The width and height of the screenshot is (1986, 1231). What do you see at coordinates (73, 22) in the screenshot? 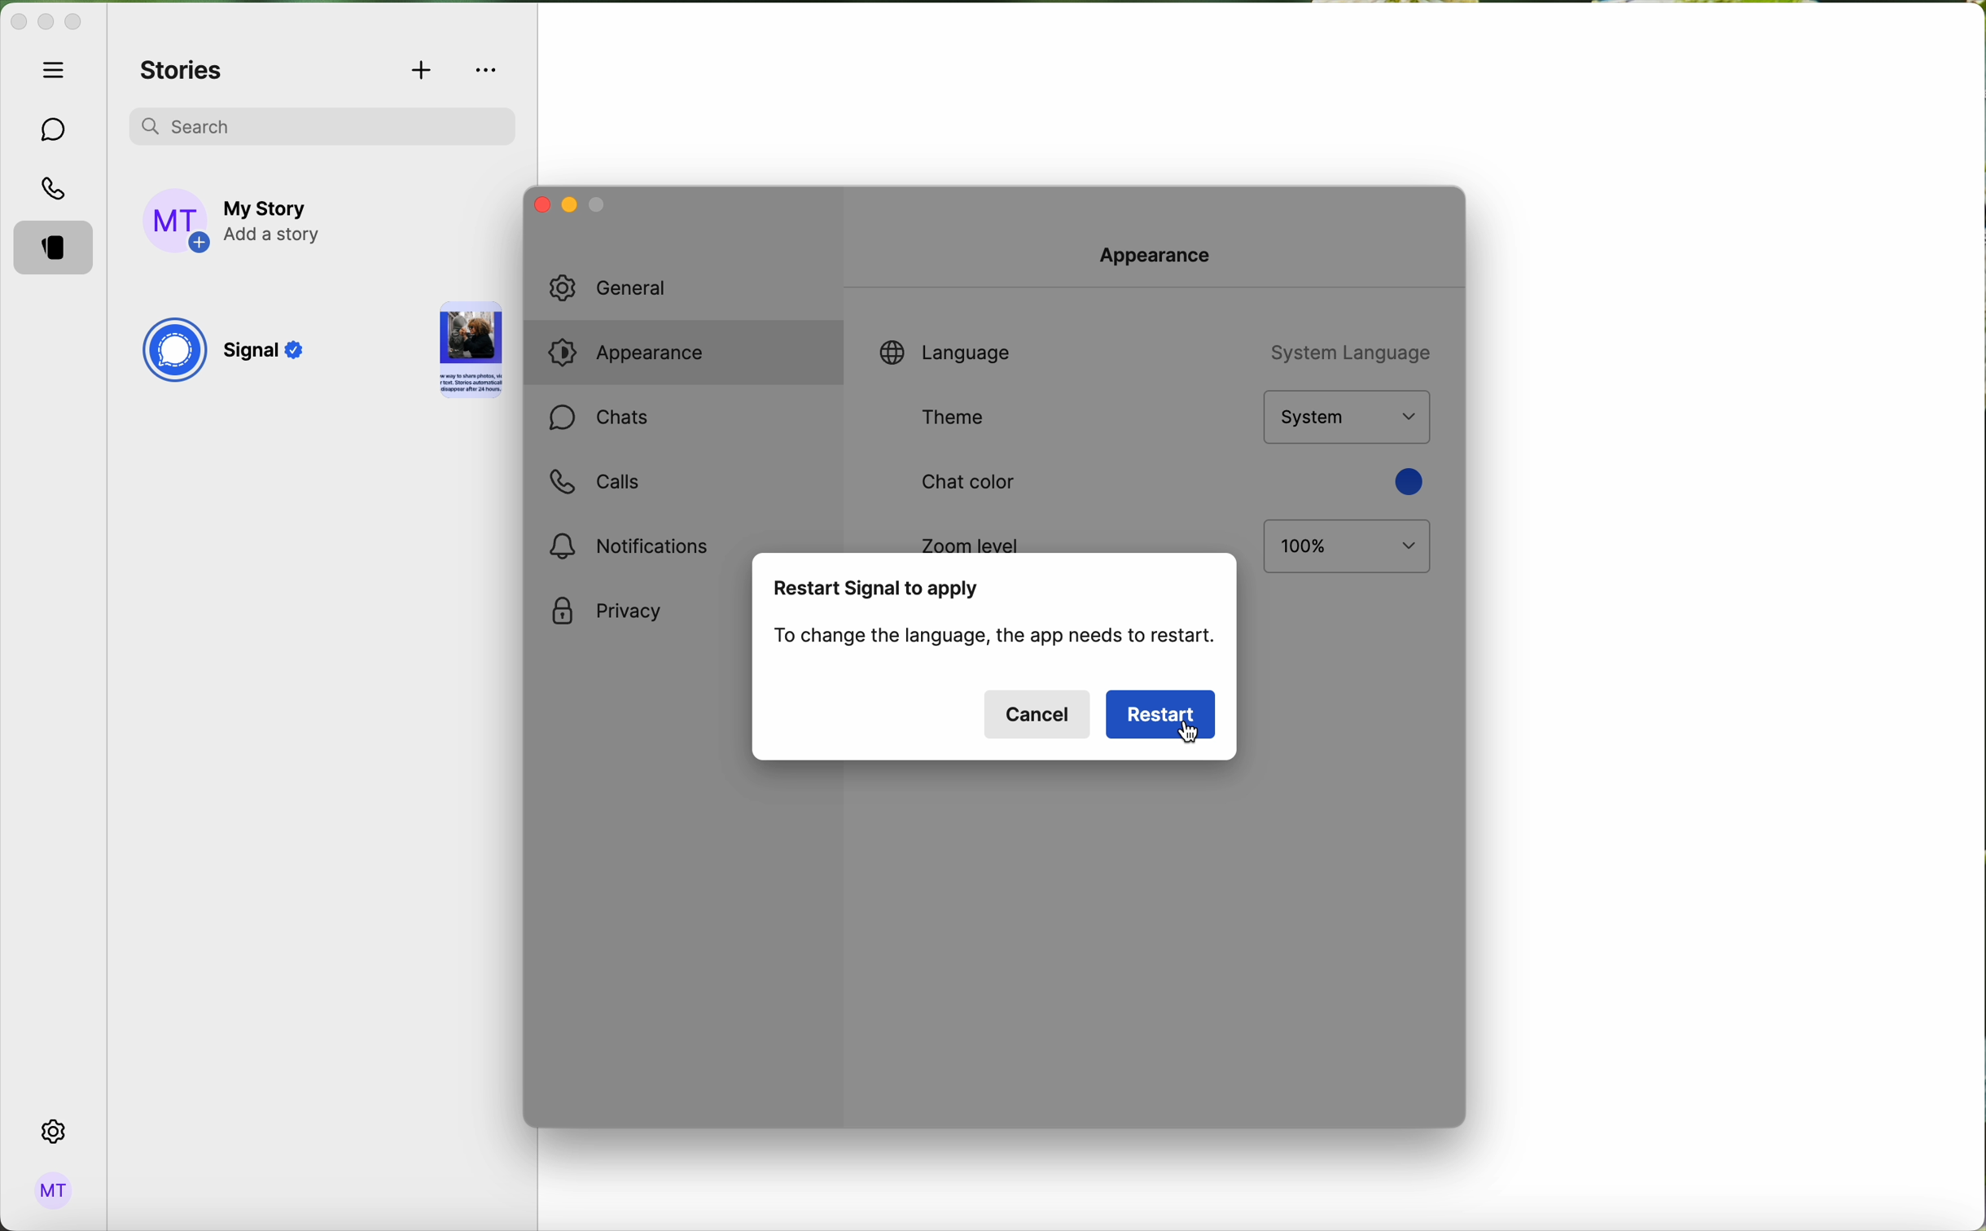
I see `maximize` at bounding box center [73, 22].